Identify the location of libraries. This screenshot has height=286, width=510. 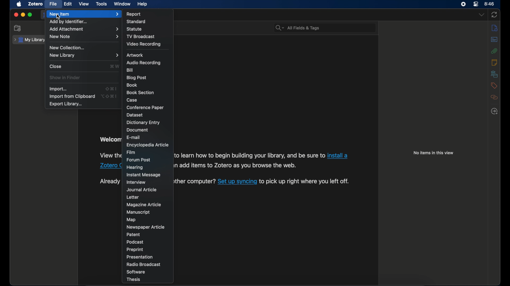
(495, 74).